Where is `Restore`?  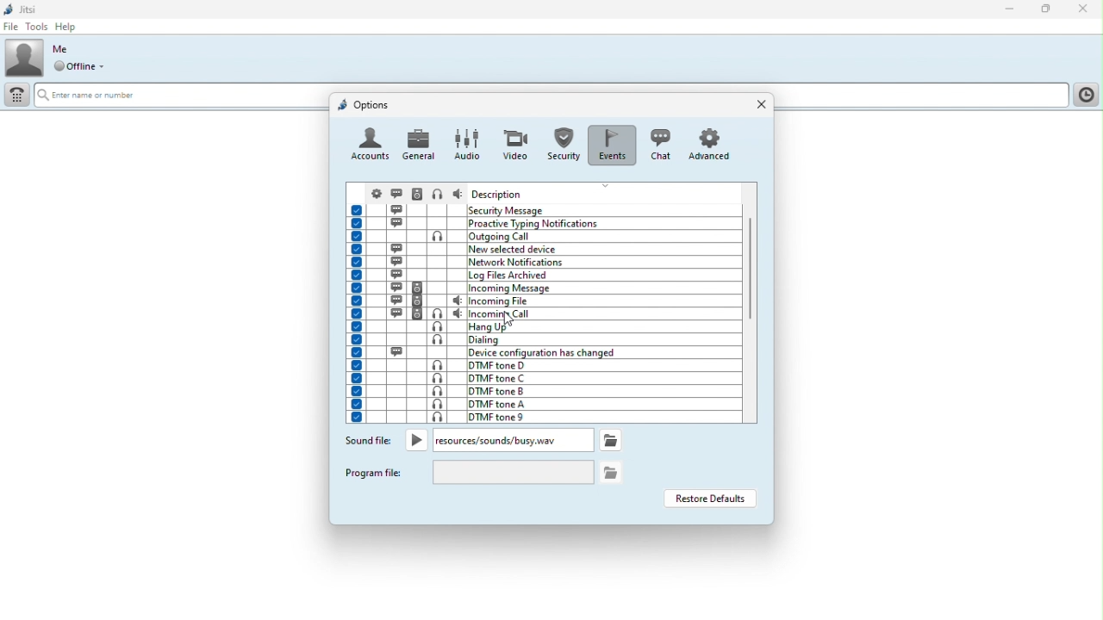
Restore is located at coordinates (1047, 10).